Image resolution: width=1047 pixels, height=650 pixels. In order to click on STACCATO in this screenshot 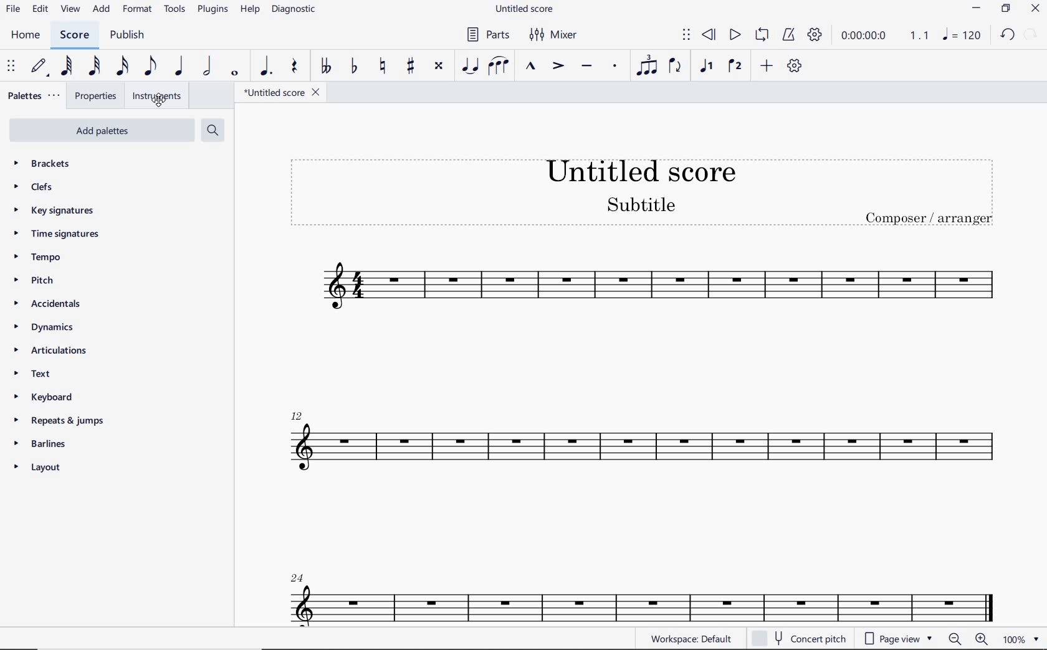, I will do `click(613, 66)`.